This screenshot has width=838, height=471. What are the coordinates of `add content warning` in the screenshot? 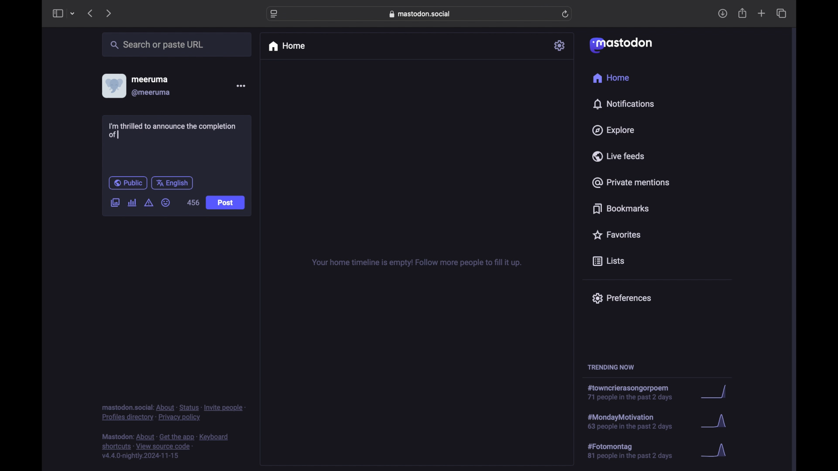 It's located at (150, 203).